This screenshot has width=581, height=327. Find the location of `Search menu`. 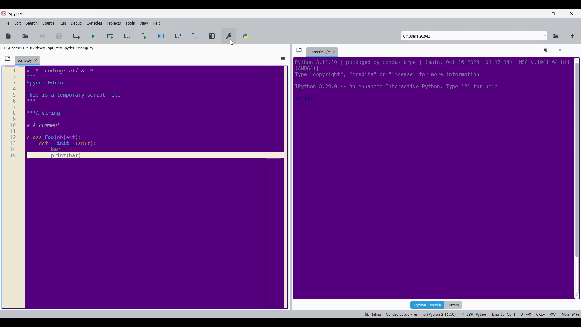

Search menu is located at coordinates (31, 23).